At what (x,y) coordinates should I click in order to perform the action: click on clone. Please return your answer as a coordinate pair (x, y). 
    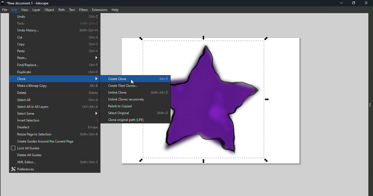
    Looking at the image, I should click on (54, 79).